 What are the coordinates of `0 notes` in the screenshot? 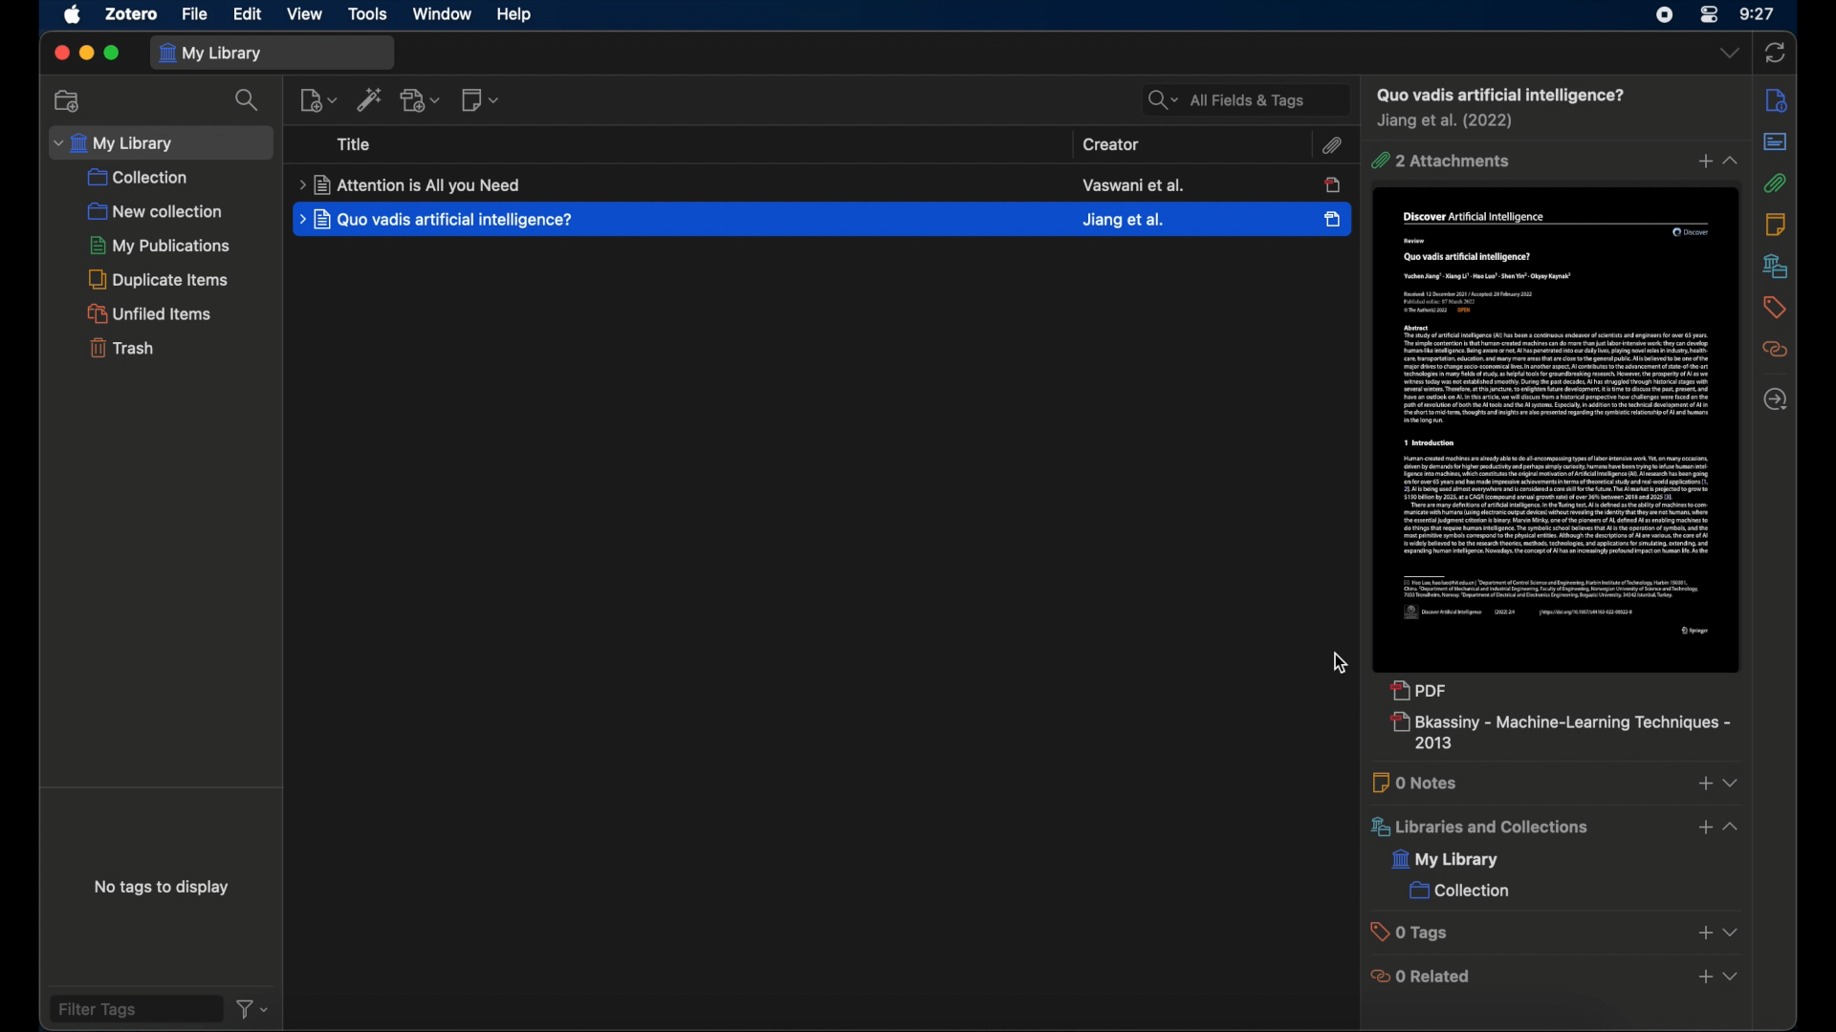 It's located at (1414, 782).